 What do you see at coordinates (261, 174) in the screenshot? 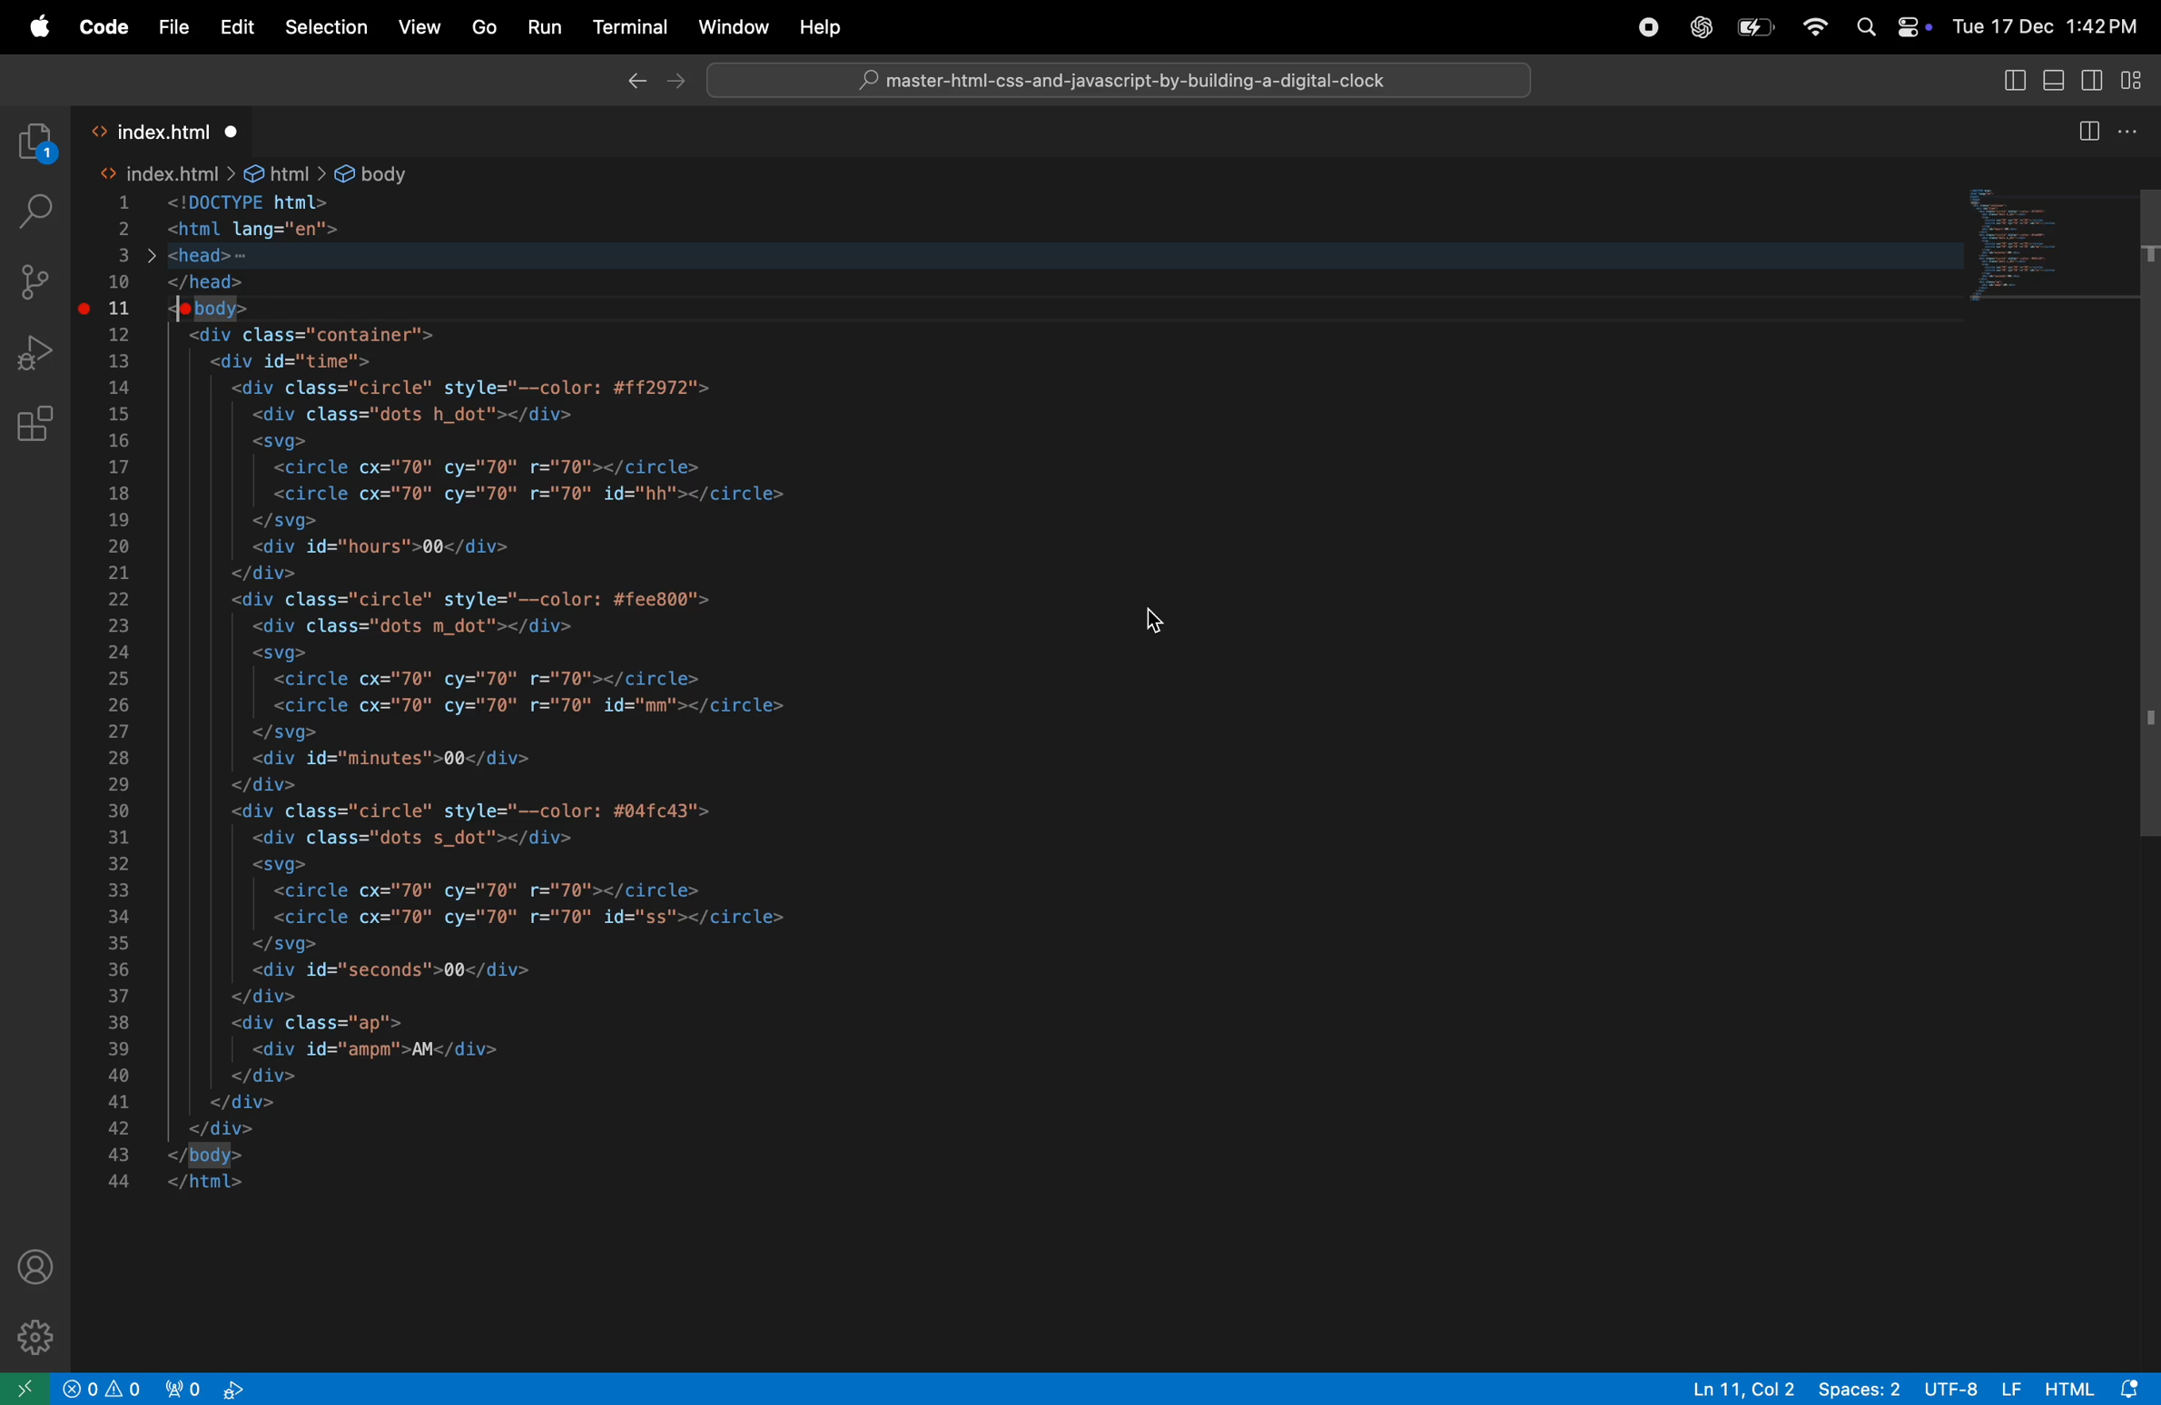
I see `> index.html > &@ html > & body` at bounding box center [261, 174].